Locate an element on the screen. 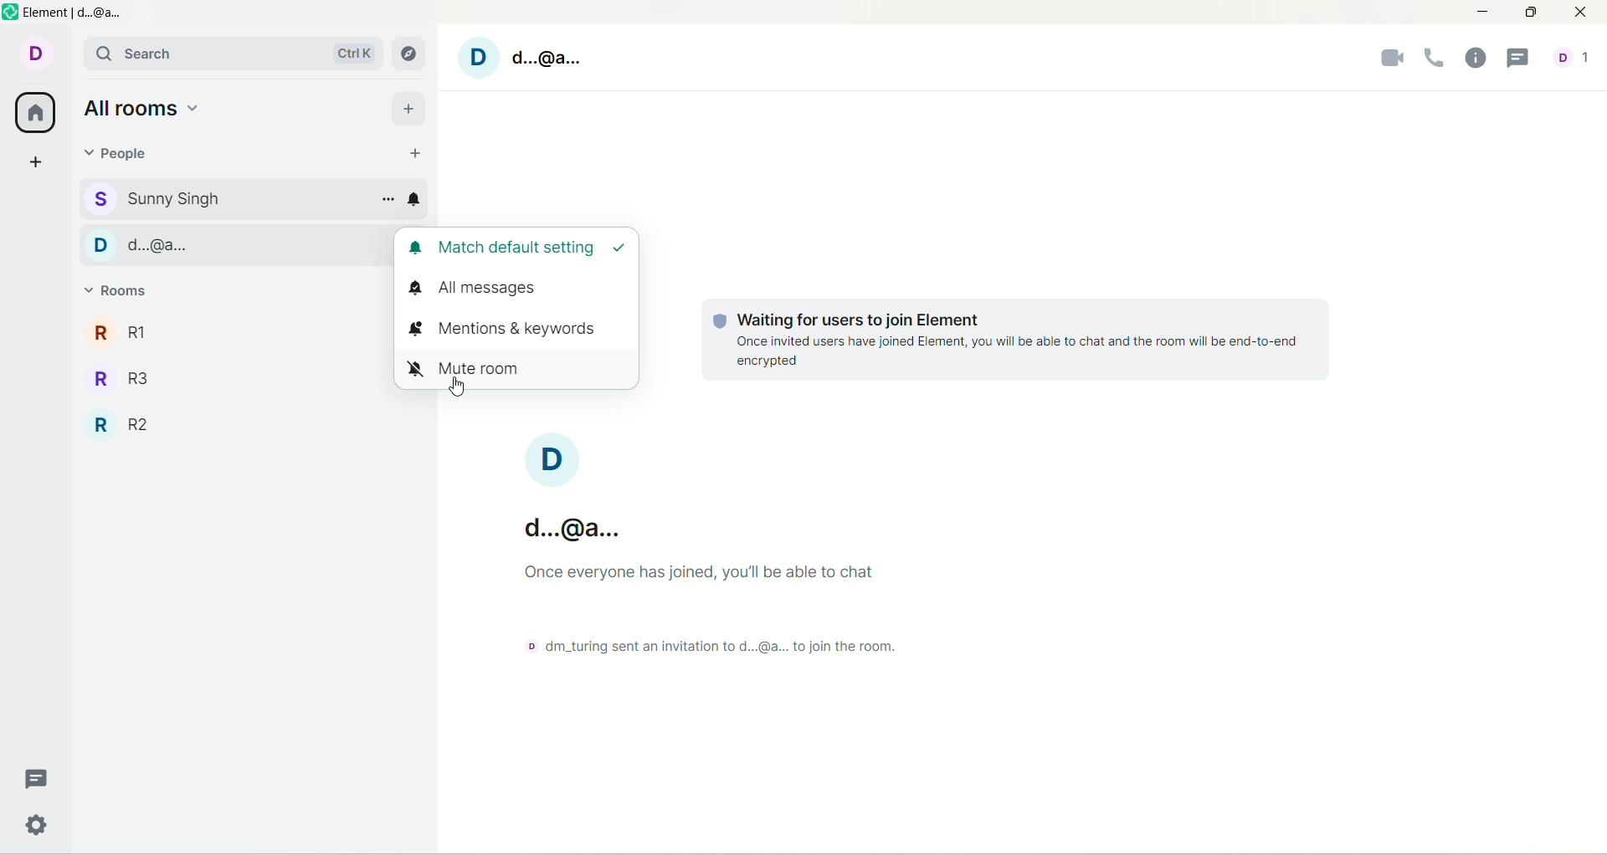 This screenshot has height=855, width=1607. voice call is located at coordinates (1434, 60).